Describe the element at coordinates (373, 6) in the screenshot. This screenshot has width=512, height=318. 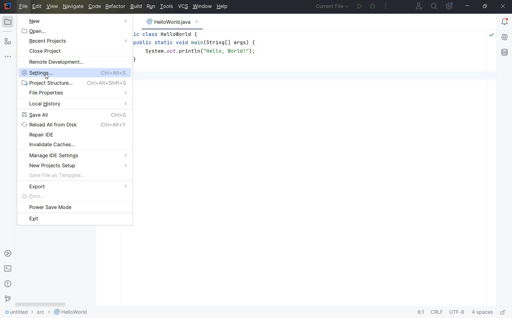
I see `debug` at that location.